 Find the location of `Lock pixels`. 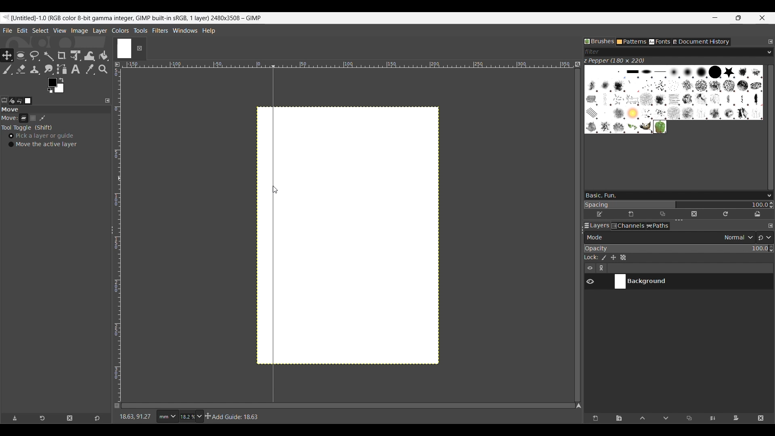

Lock pixels is located at coordinates (603, 258).